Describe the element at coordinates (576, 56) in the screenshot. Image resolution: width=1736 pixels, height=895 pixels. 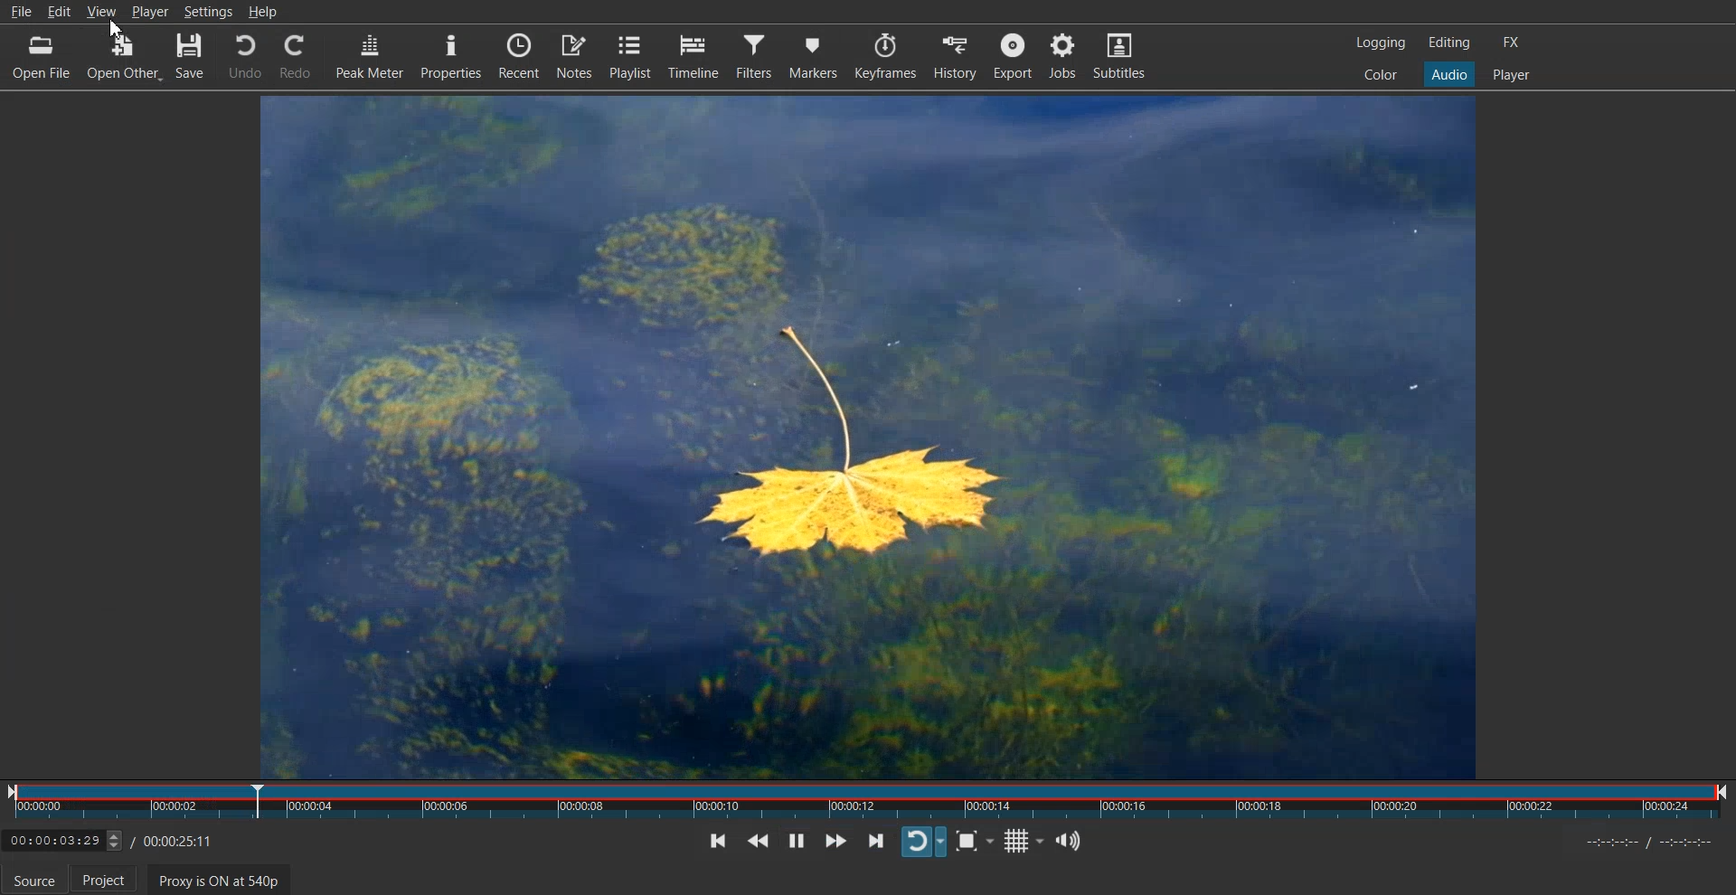
I see `Notes` at that location.